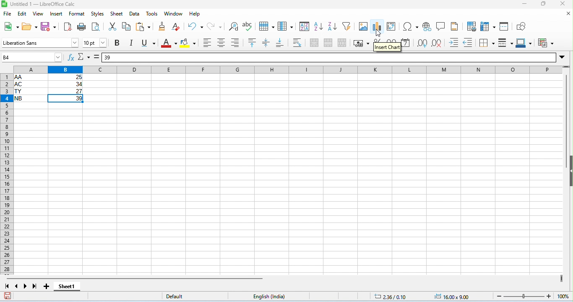 This screenshot has height=302, width=573. Describe the element at coordinates (411, 26) in the screenshot. I see `insert special characters` at that location.